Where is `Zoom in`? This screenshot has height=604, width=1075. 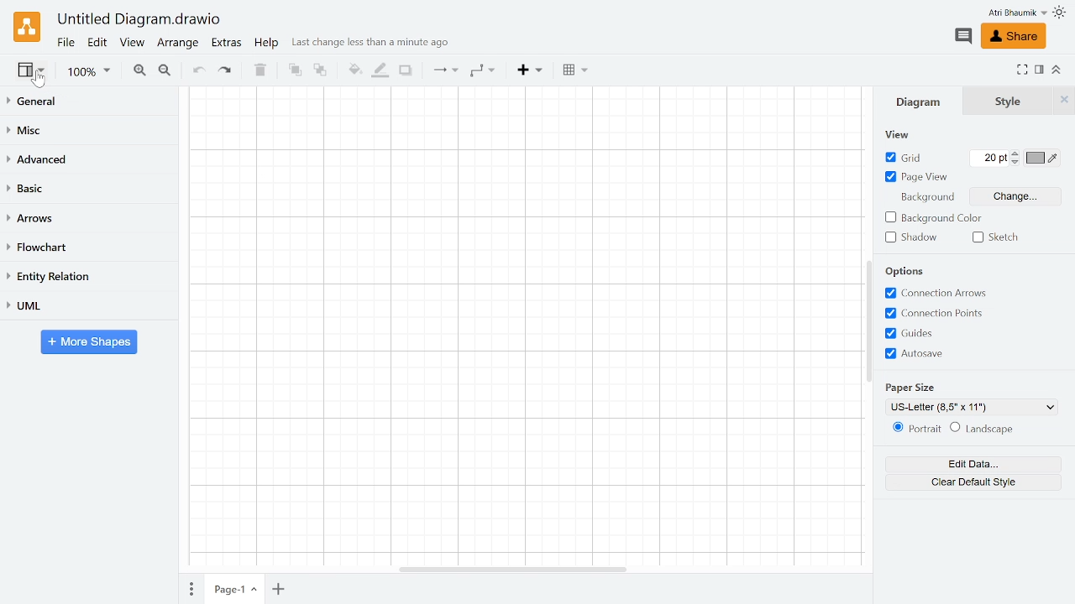
Zoom in is located at coordinates (139, 70).